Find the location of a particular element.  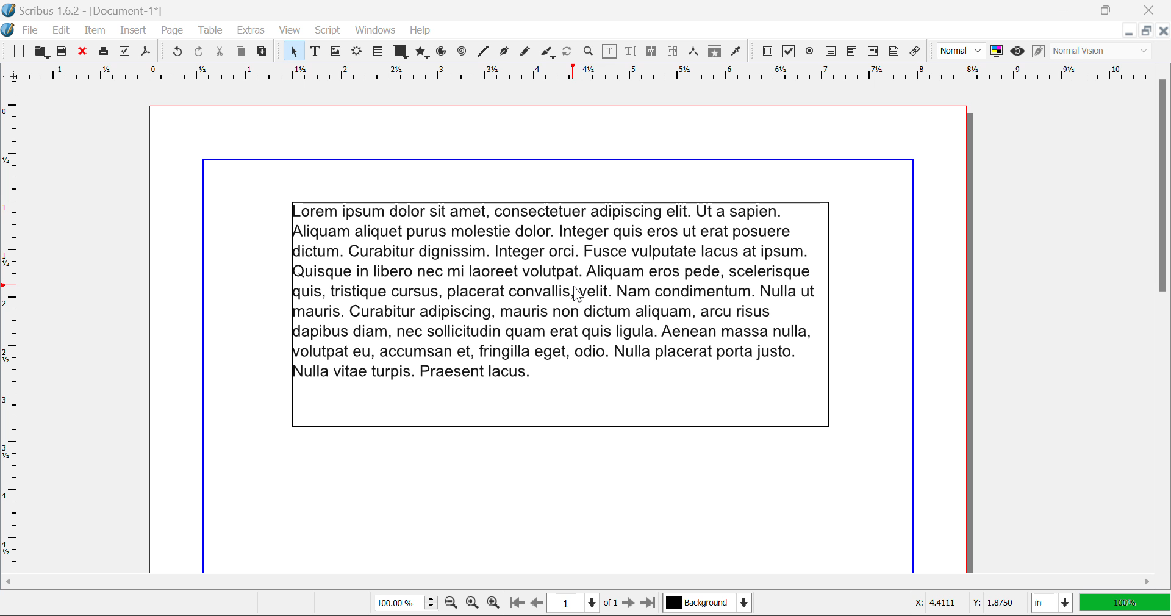

Edit in Preview Mode is located at coordinates (1039, 51).